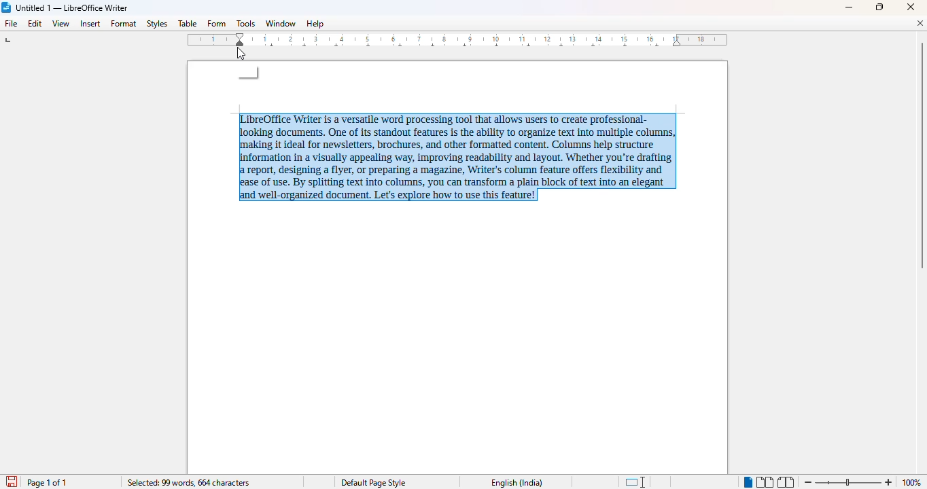 This screenshot has width=927, height=489. I want to click on 100% (zoom level), so click(913, 482).